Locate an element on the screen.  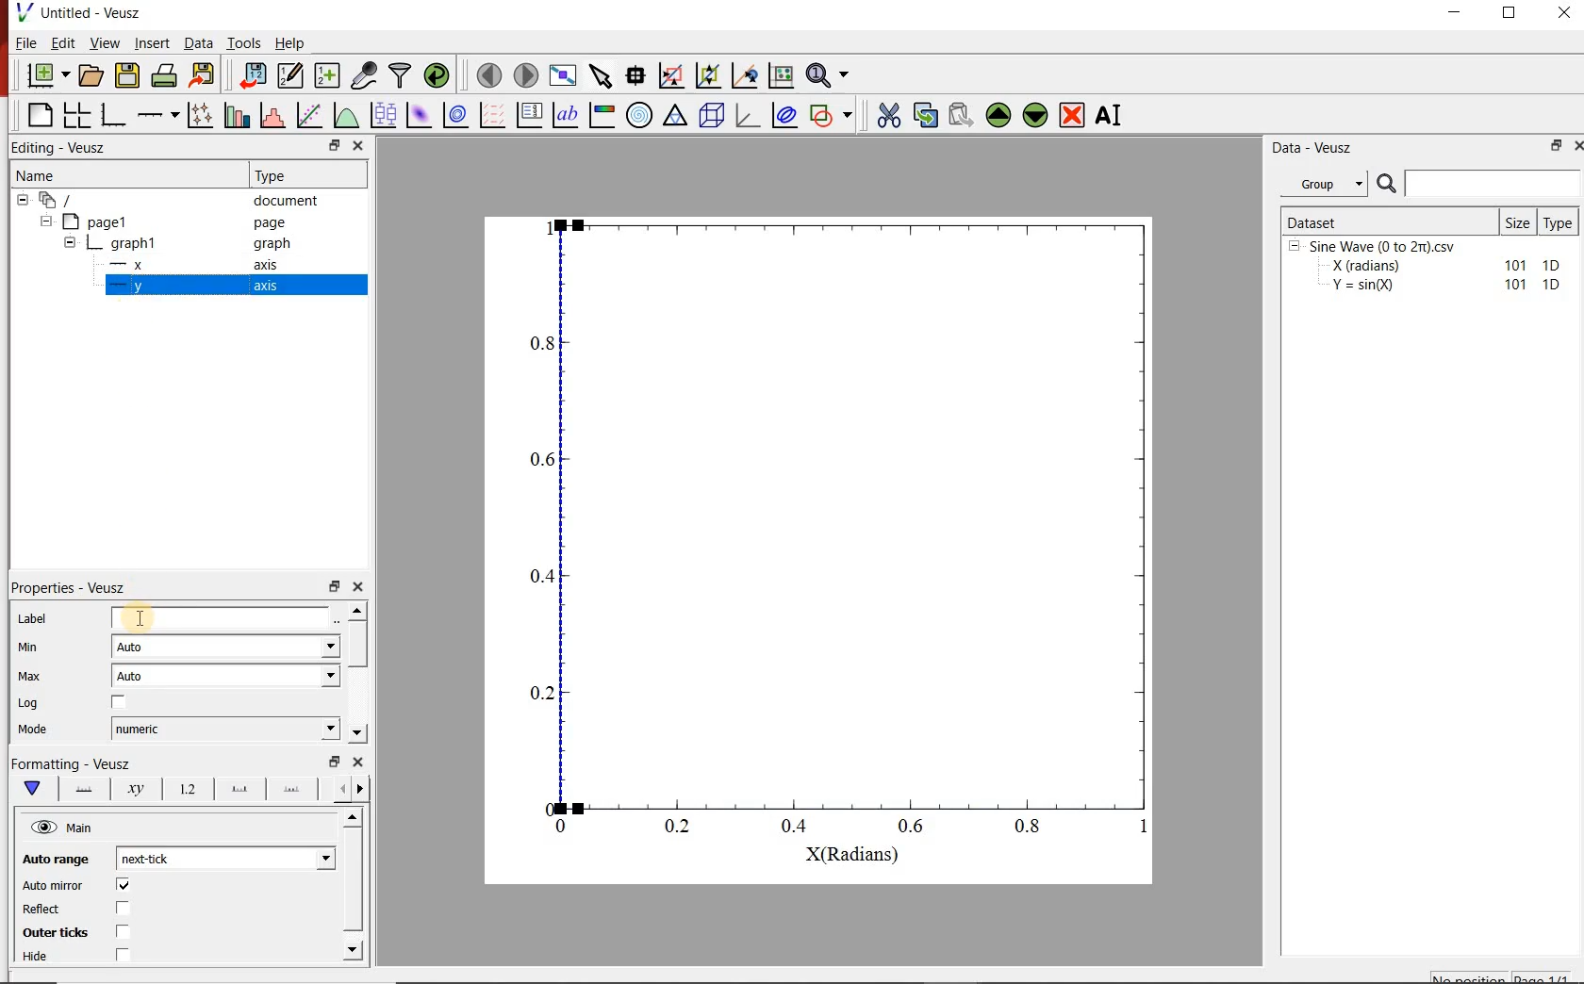
plot 2d dataset as image is located at coordinates (420, 115).